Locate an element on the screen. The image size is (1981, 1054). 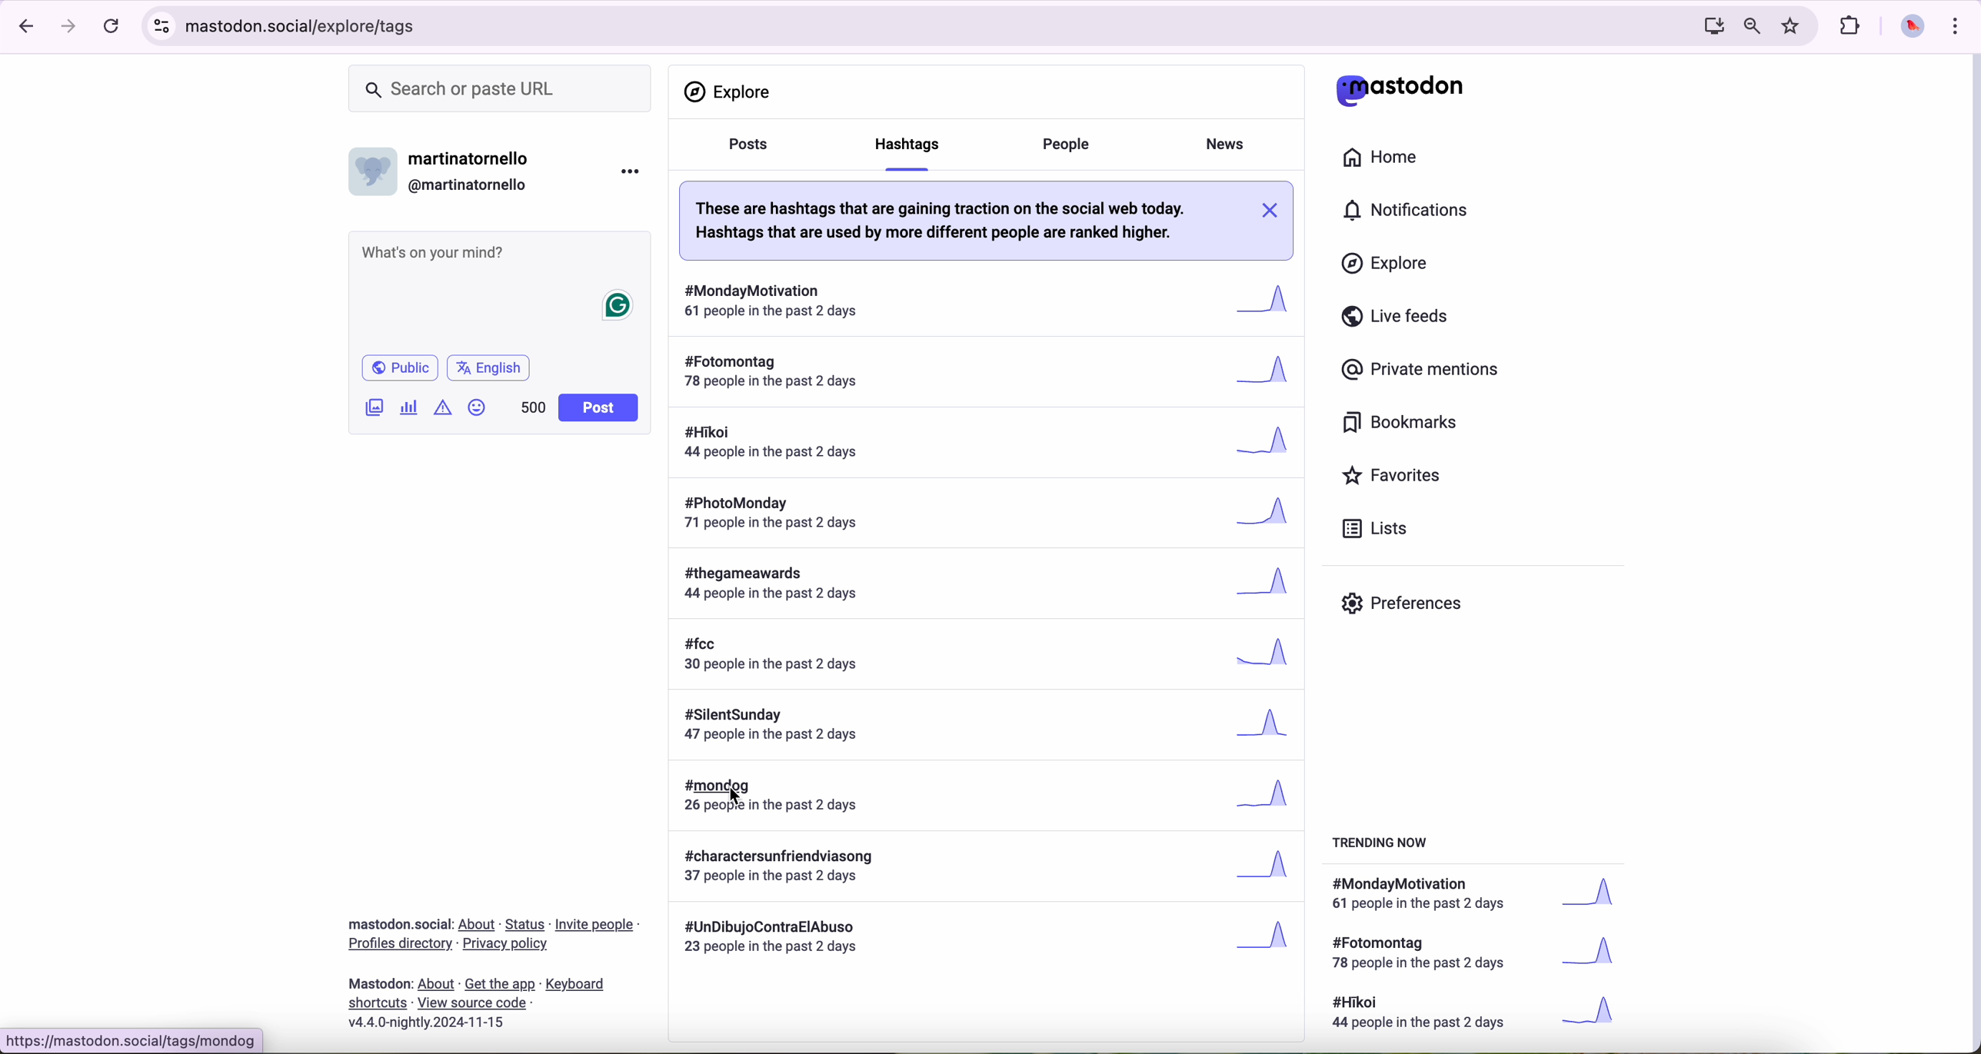
favorites is located at coordinates (1394, 476).